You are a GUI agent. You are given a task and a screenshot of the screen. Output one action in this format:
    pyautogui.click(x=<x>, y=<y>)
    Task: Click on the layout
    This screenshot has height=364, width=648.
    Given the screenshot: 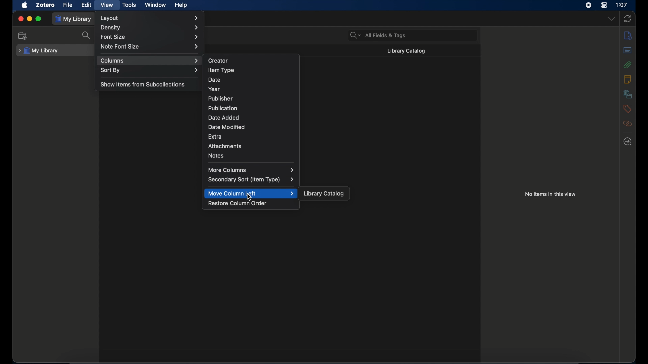 What is the action you would take?
    pyautogui.click(x=148, y=18)
    